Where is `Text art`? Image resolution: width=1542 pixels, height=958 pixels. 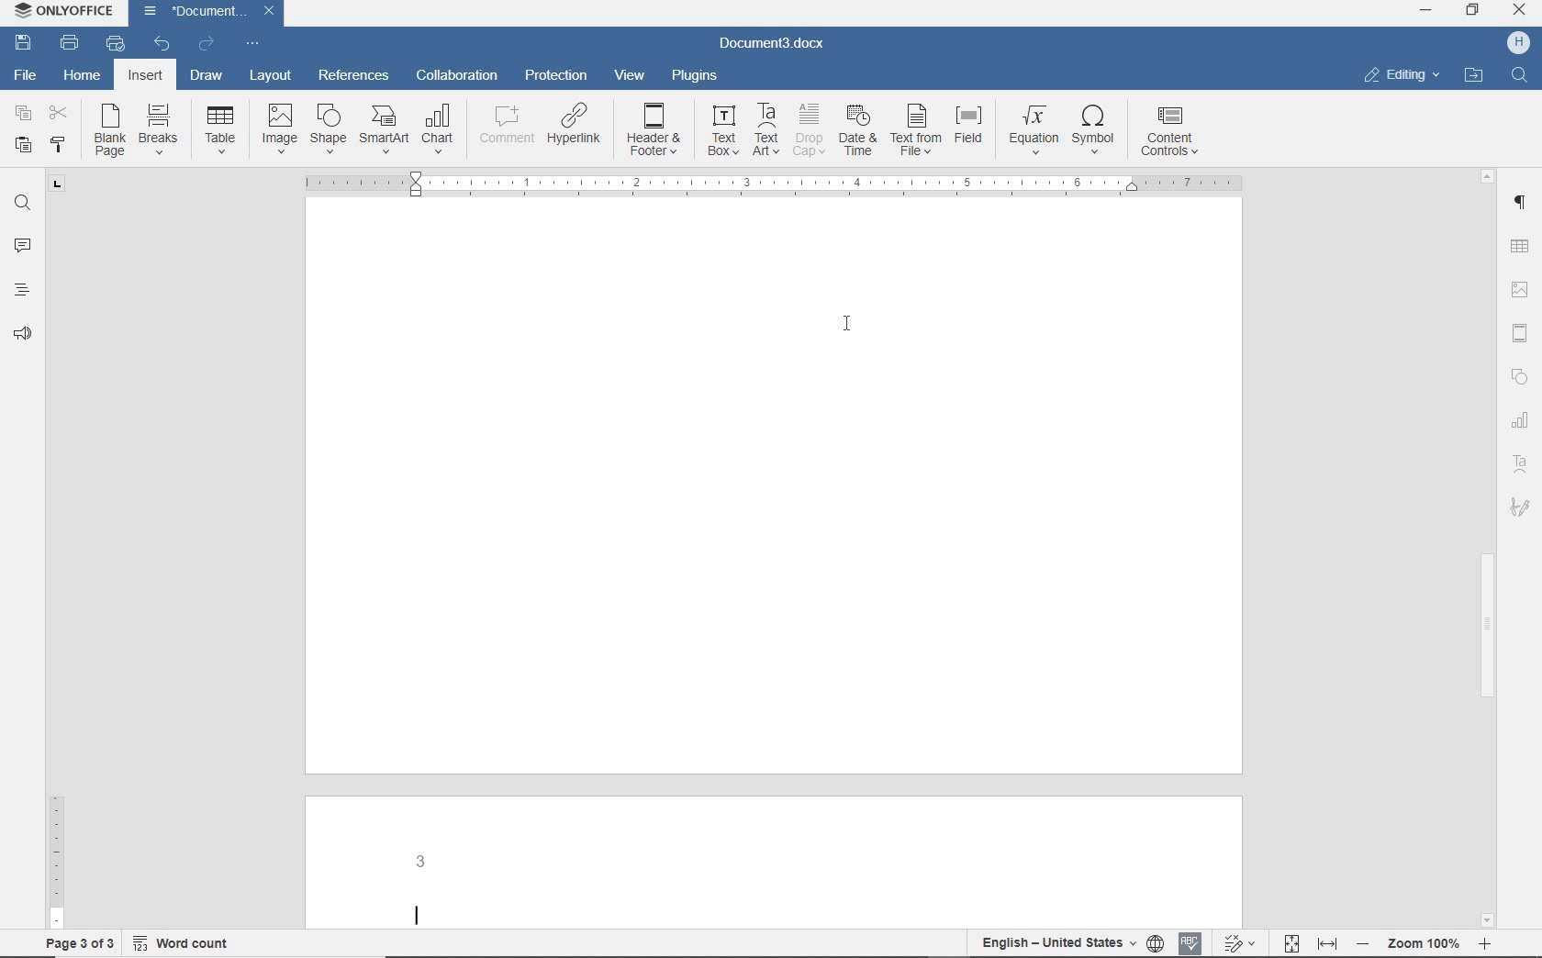 Text art is located at coordinates (1521, 462).